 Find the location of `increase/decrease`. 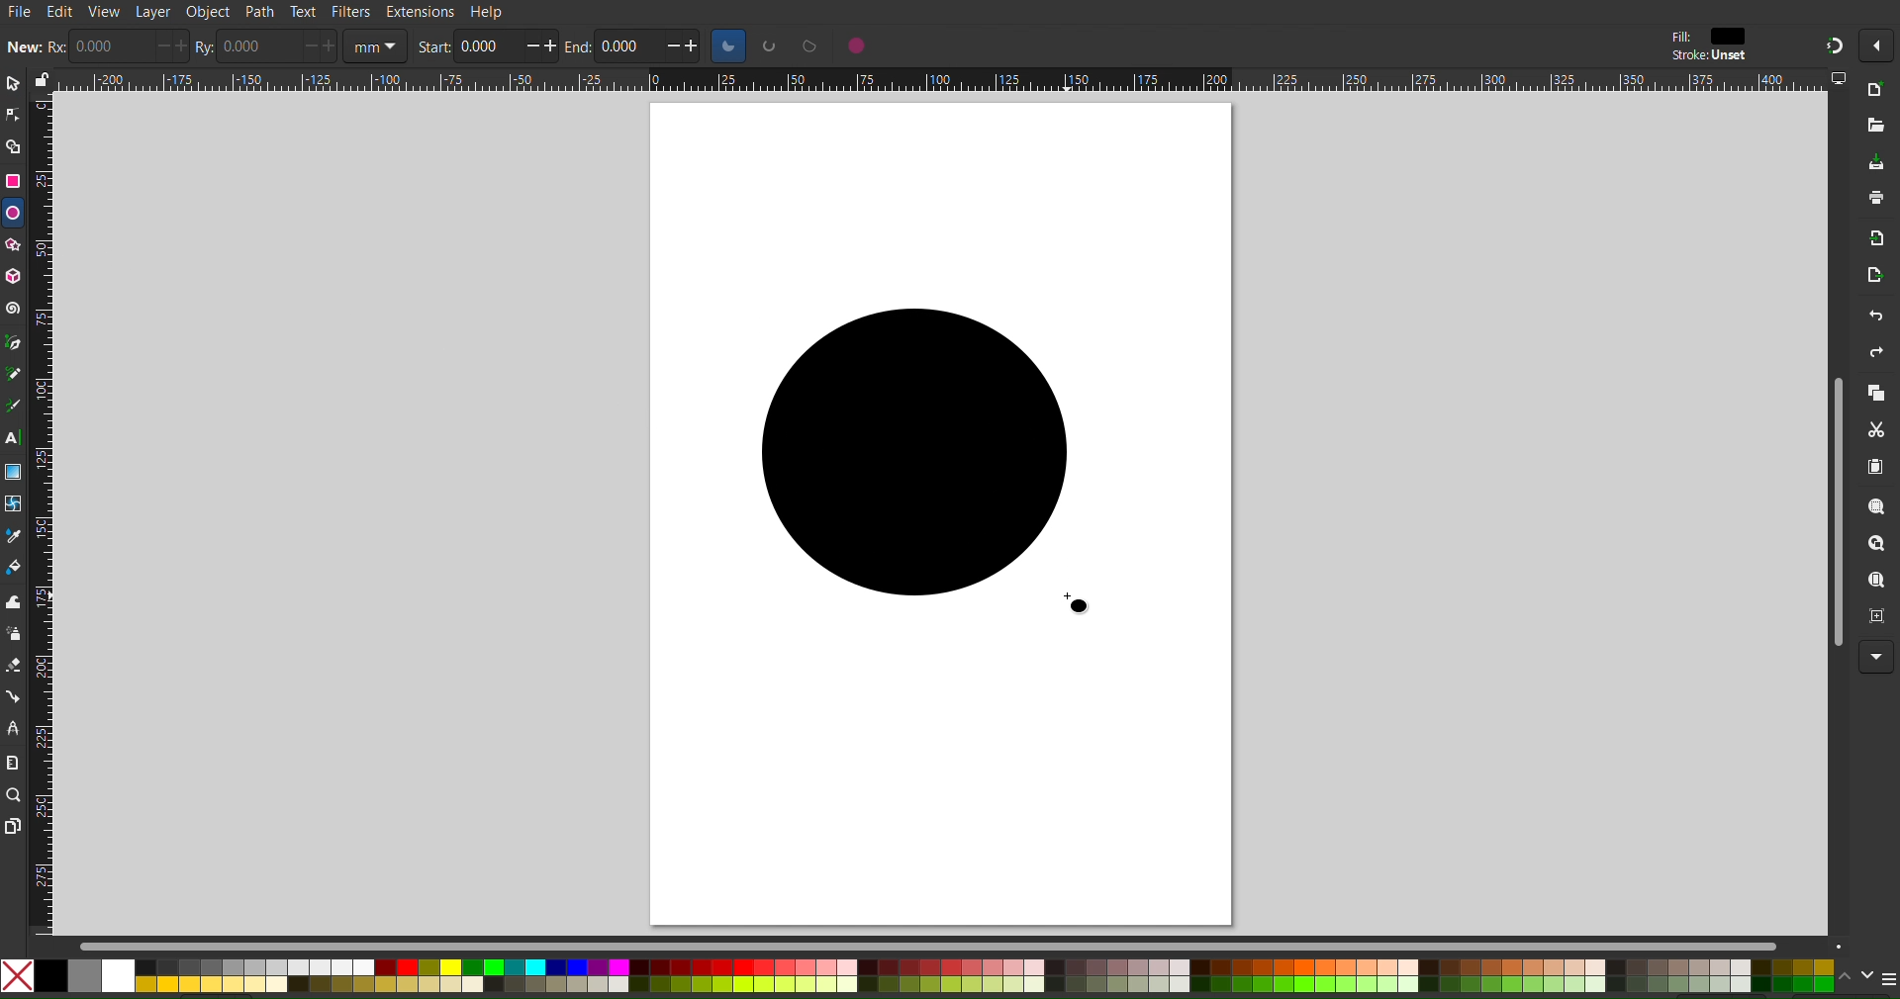

increase/decrease is located at coordinates (541, 46).